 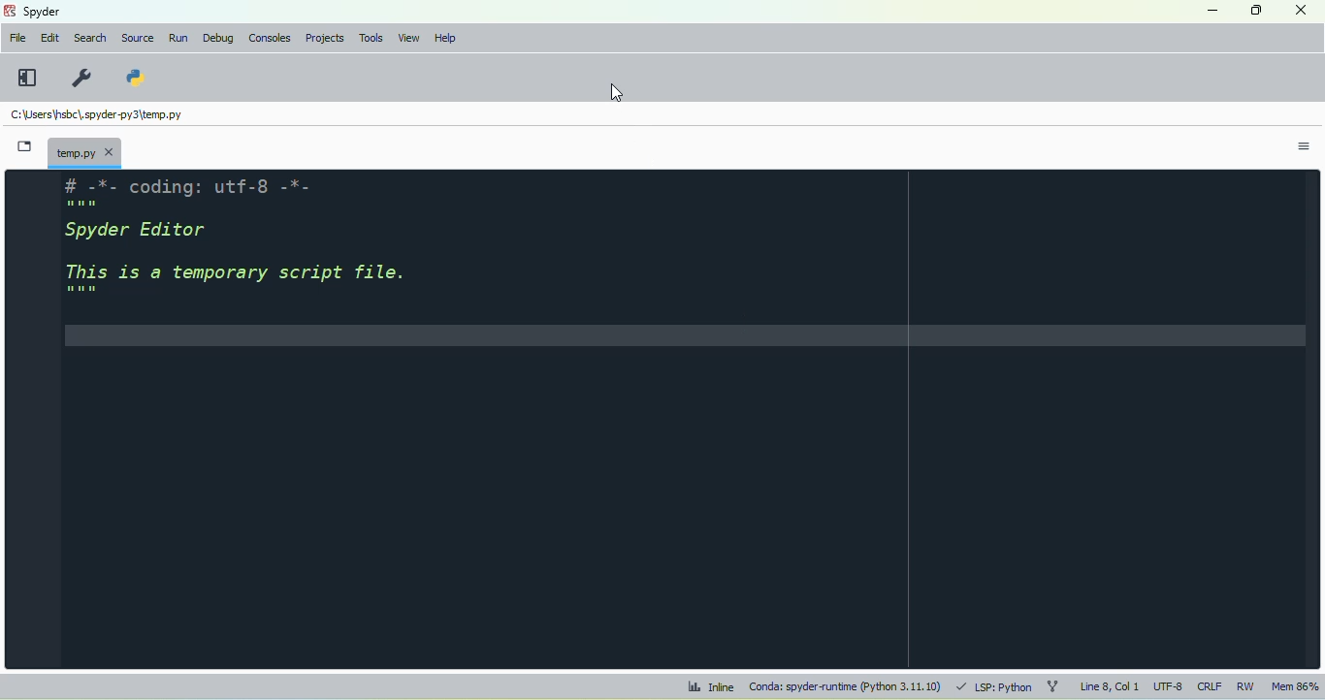 I want to click on PYTHONPATH manager, so click(x=138, y=76).